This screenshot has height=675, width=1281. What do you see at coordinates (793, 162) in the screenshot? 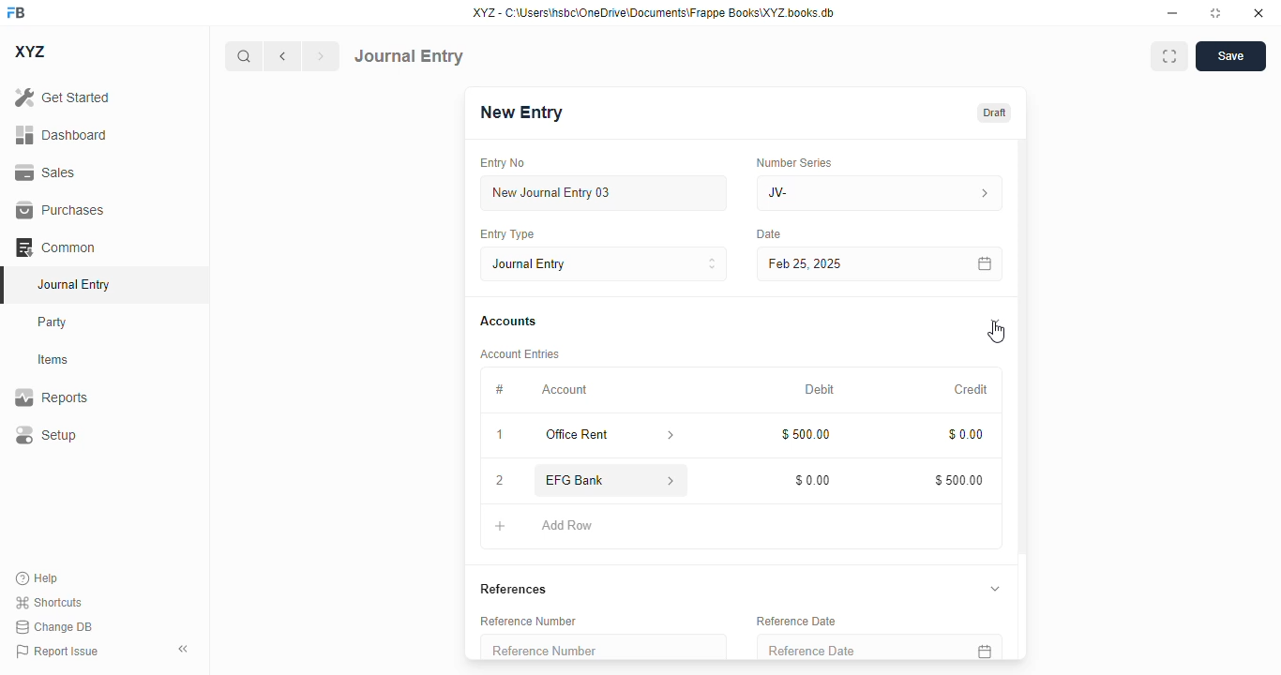
I see `number series` at bounding box center [793, 162].